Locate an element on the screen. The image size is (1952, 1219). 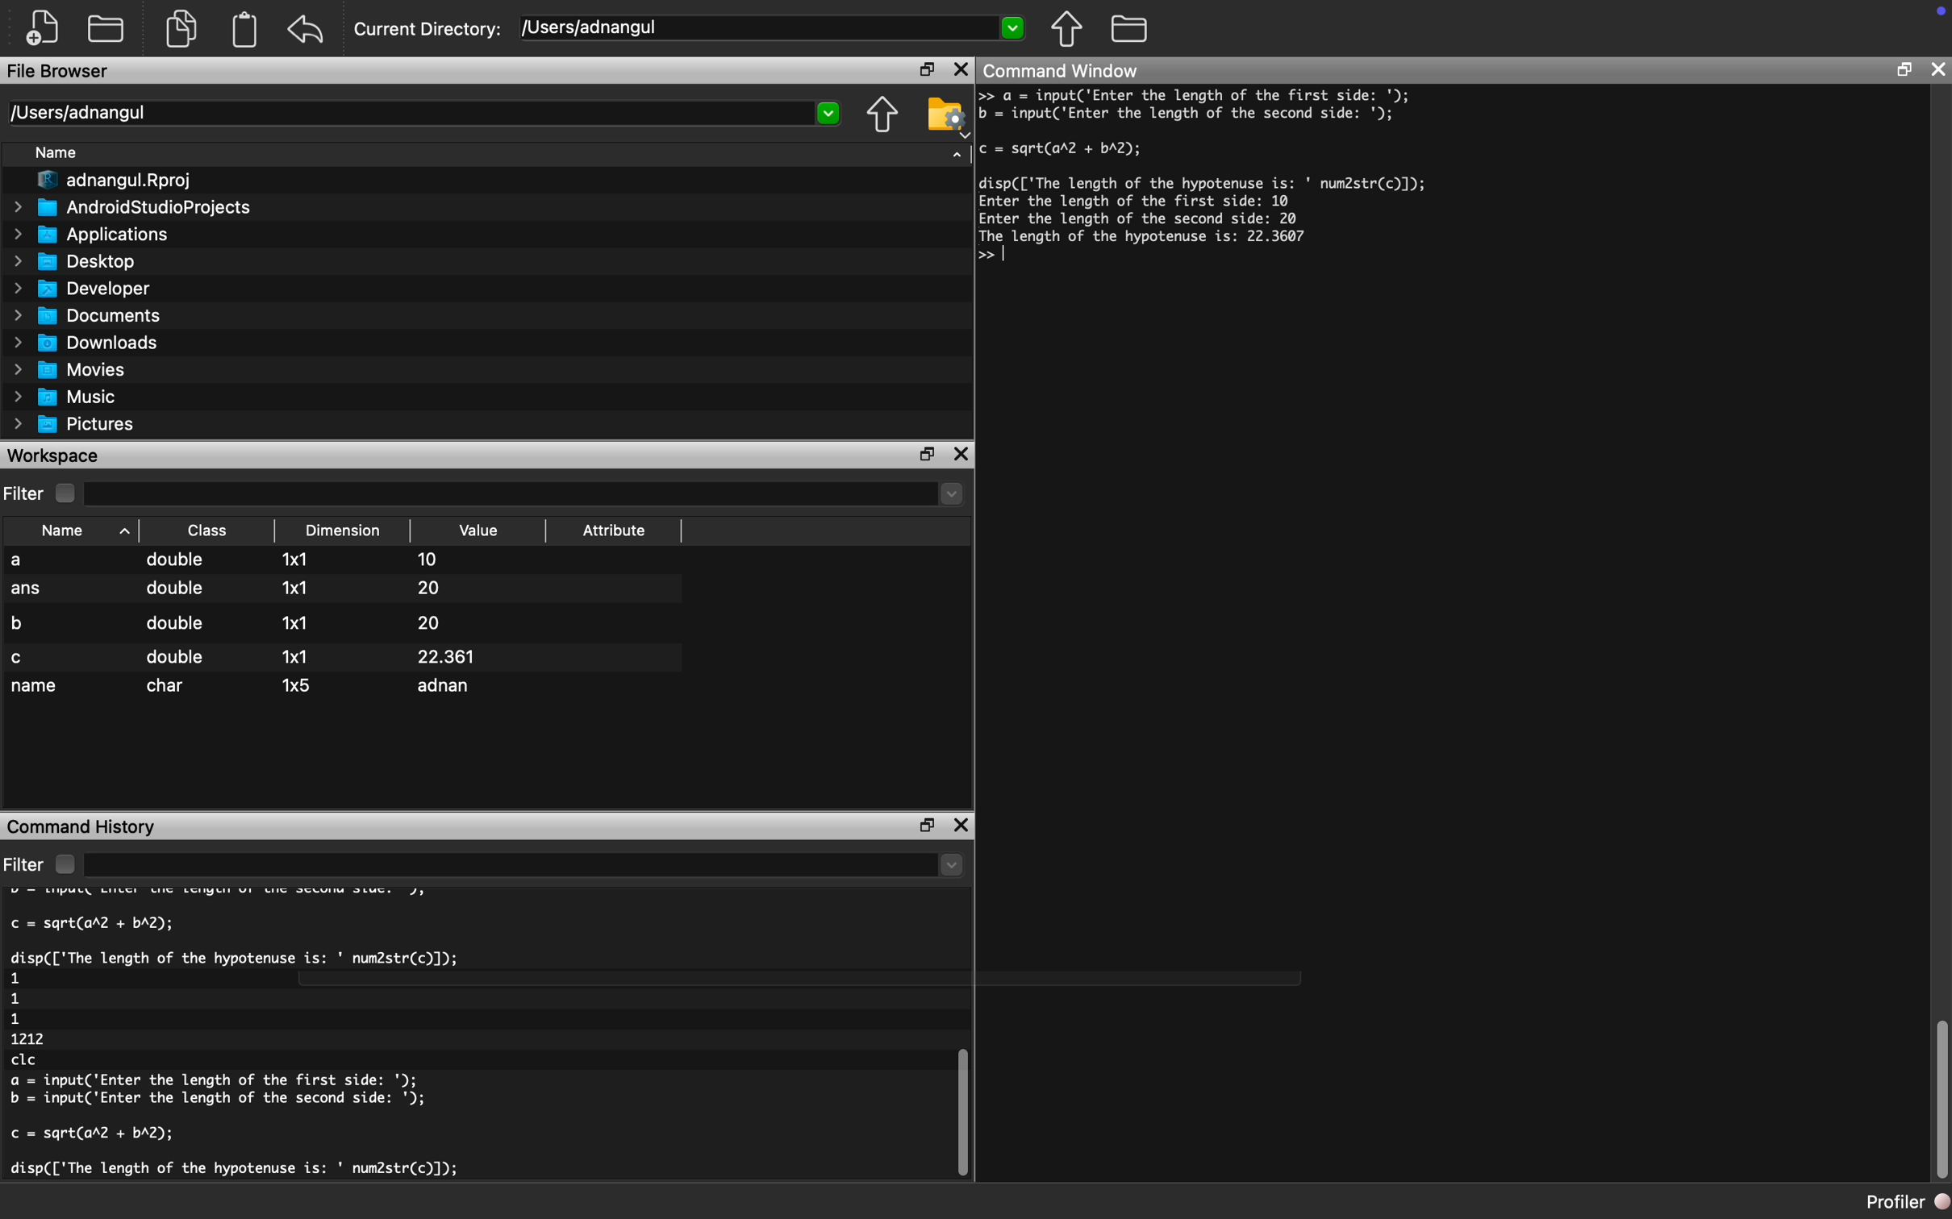
 Desktop is located at coordinates (84, 260).